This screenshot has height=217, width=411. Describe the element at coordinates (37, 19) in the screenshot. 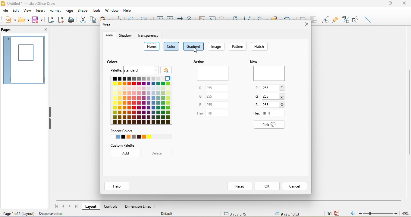

I see `save` at that location.